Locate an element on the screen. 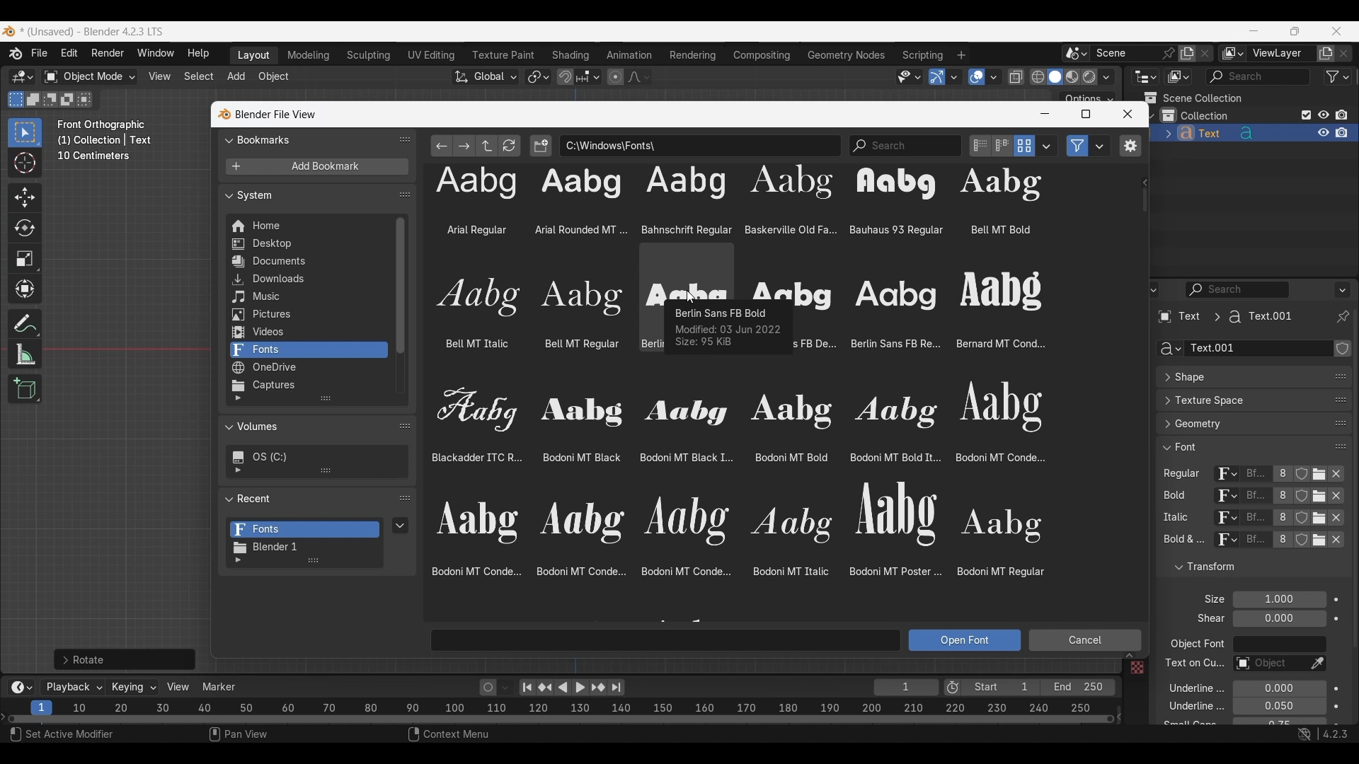 The width and height of the screenshot is (1359, 764). Collapse Recent is located at coordinates (306, 498).